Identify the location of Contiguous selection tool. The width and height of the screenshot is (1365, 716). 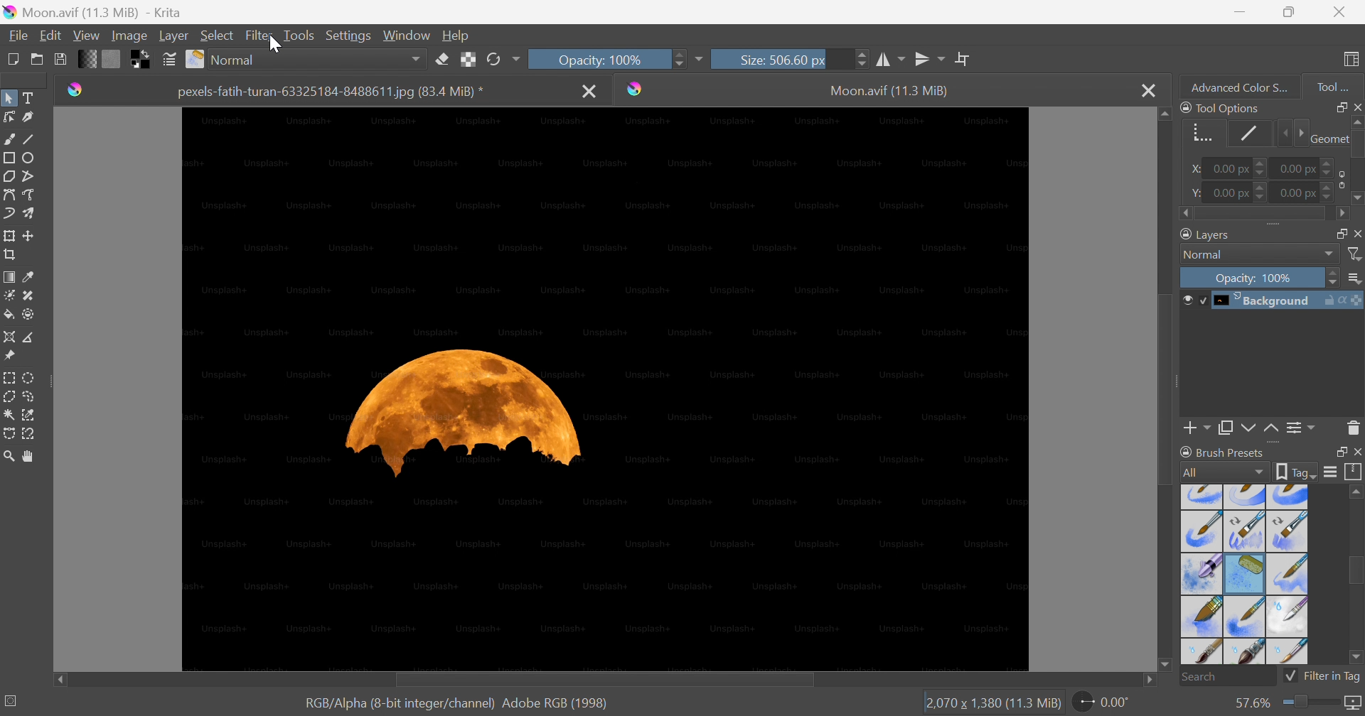
(9, 416).